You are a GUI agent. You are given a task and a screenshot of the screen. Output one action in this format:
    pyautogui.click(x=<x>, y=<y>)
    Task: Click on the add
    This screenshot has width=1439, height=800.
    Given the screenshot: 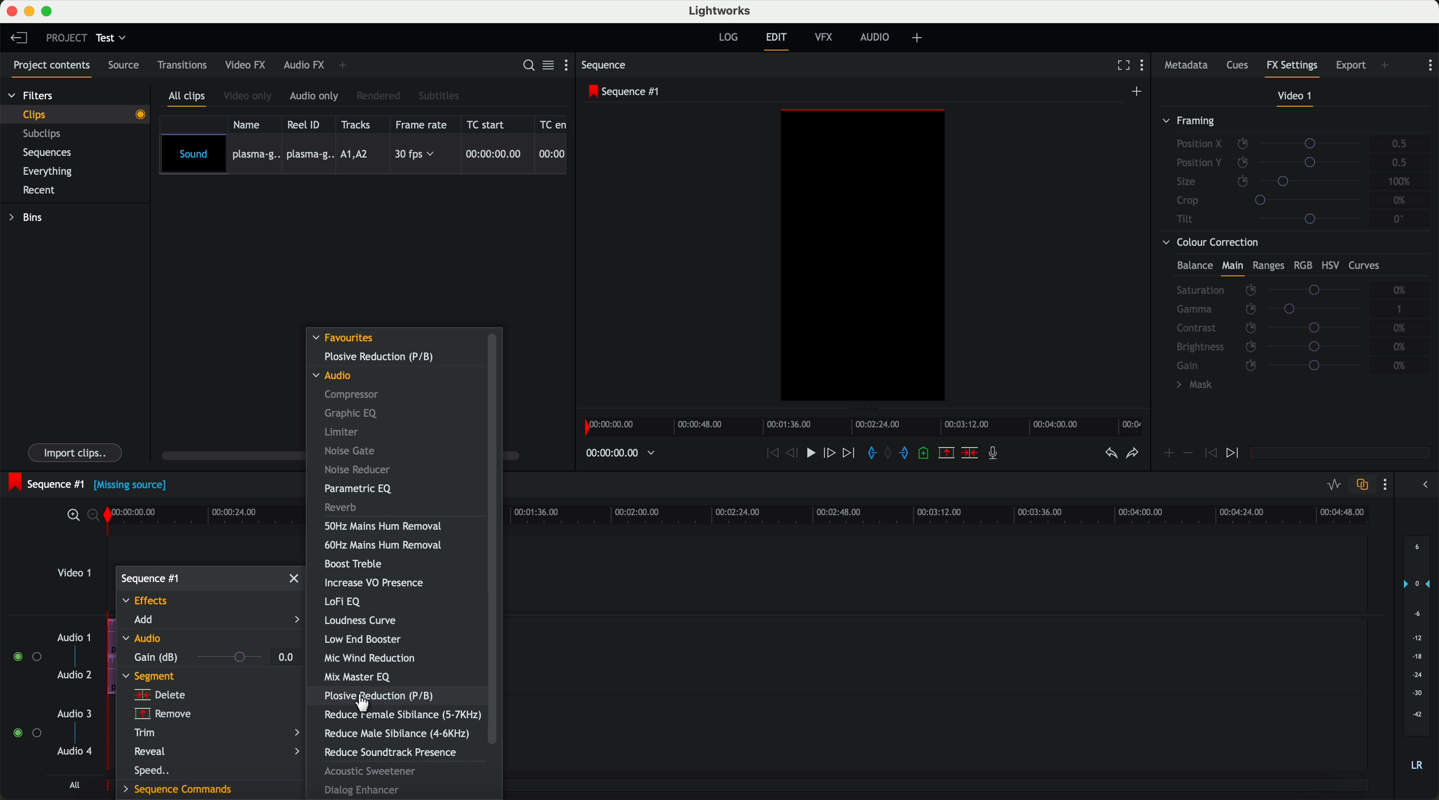 What is the action you would take?
    pyautogui.click(x=919, y=38)
    